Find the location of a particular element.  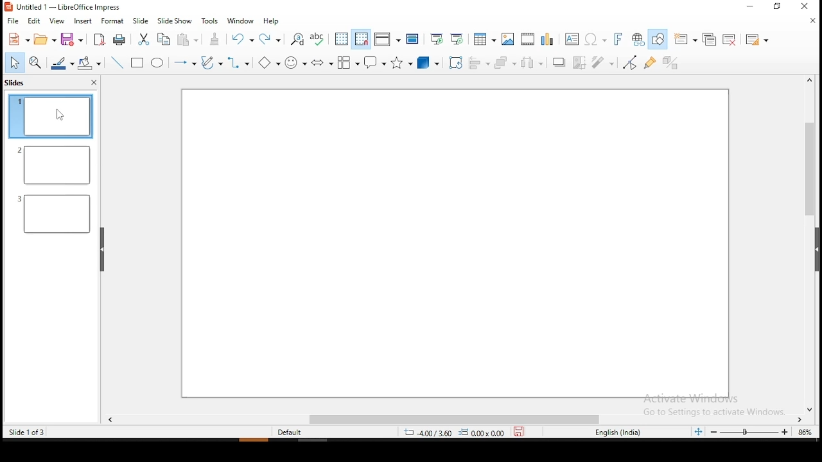

 is located at coordinates (322, 64).